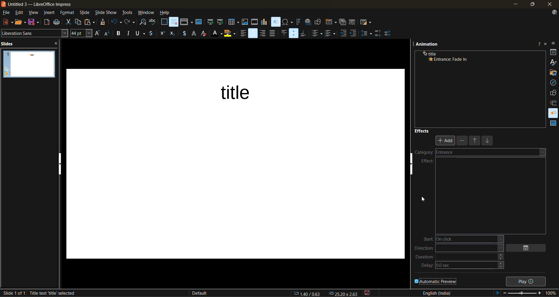  Describe the element at coordinates (275, 22) in the screenshot. I see `insert text box` at that location.